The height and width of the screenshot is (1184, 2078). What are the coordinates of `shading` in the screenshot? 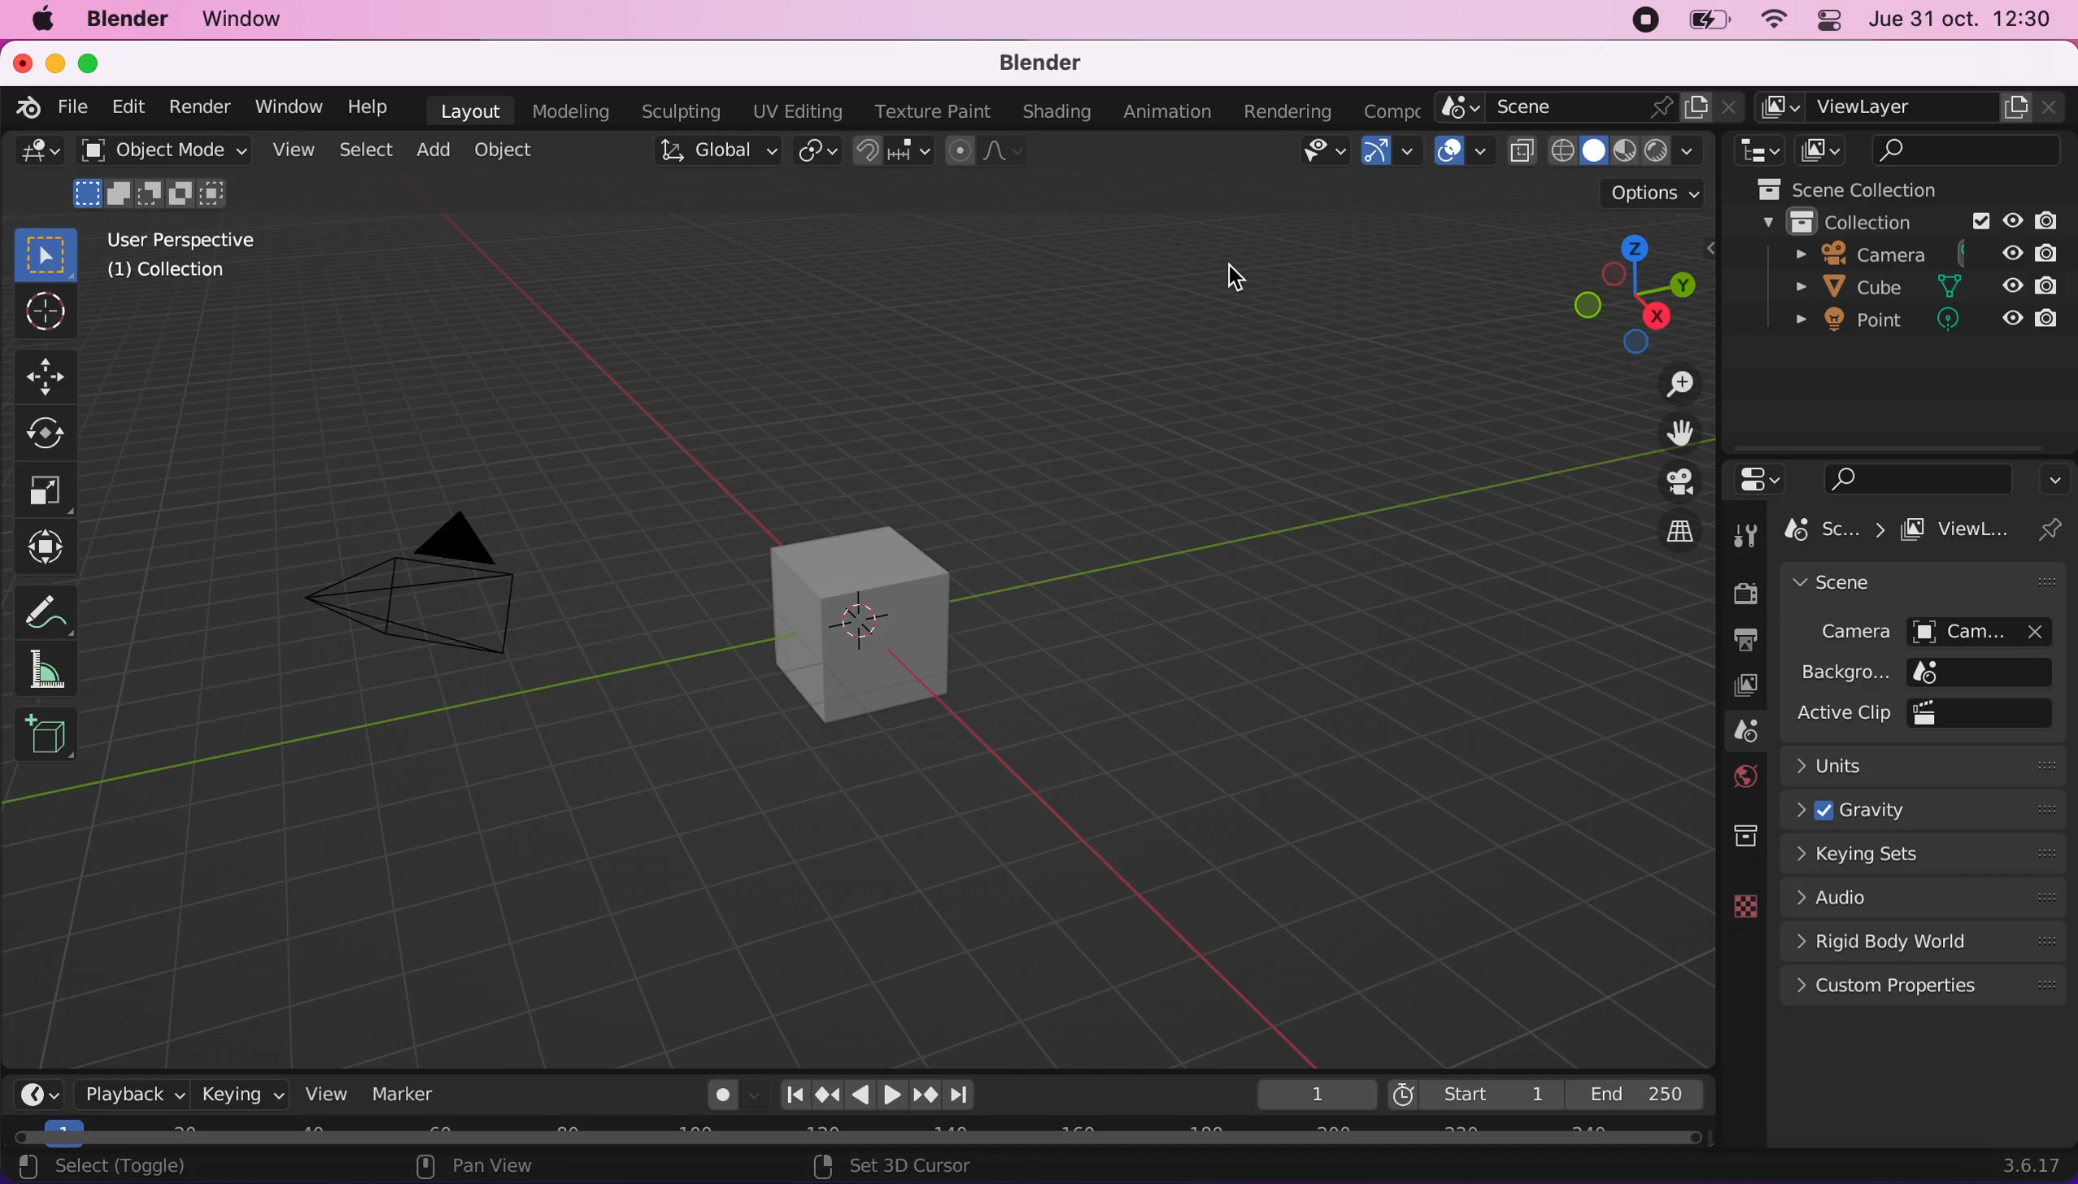 It's located at (1628, 150).